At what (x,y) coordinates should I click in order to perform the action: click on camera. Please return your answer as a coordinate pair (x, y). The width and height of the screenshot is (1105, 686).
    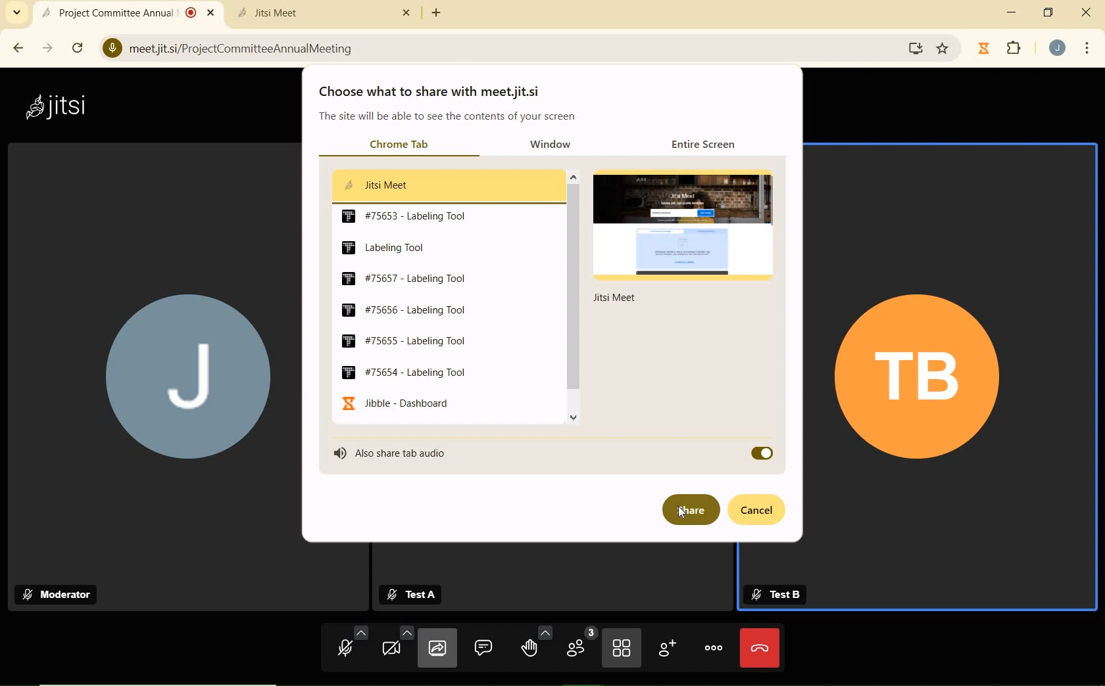
    Looking at the image, I should click on (396, 645).